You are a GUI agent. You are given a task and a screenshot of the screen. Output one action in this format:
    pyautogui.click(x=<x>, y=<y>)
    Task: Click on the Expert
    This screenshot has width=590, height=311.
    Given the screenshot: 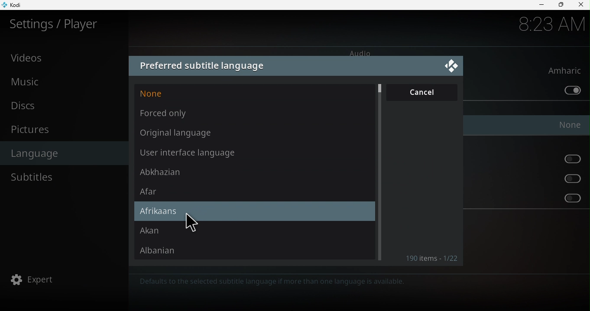 What is the action you would take?
    pyautogui.click(x=62, y=280)
    